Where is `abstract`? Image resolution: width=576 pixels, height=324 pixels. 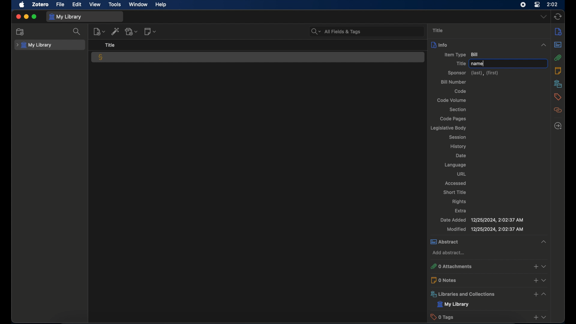
abstract is located at coordinates (558, 44).